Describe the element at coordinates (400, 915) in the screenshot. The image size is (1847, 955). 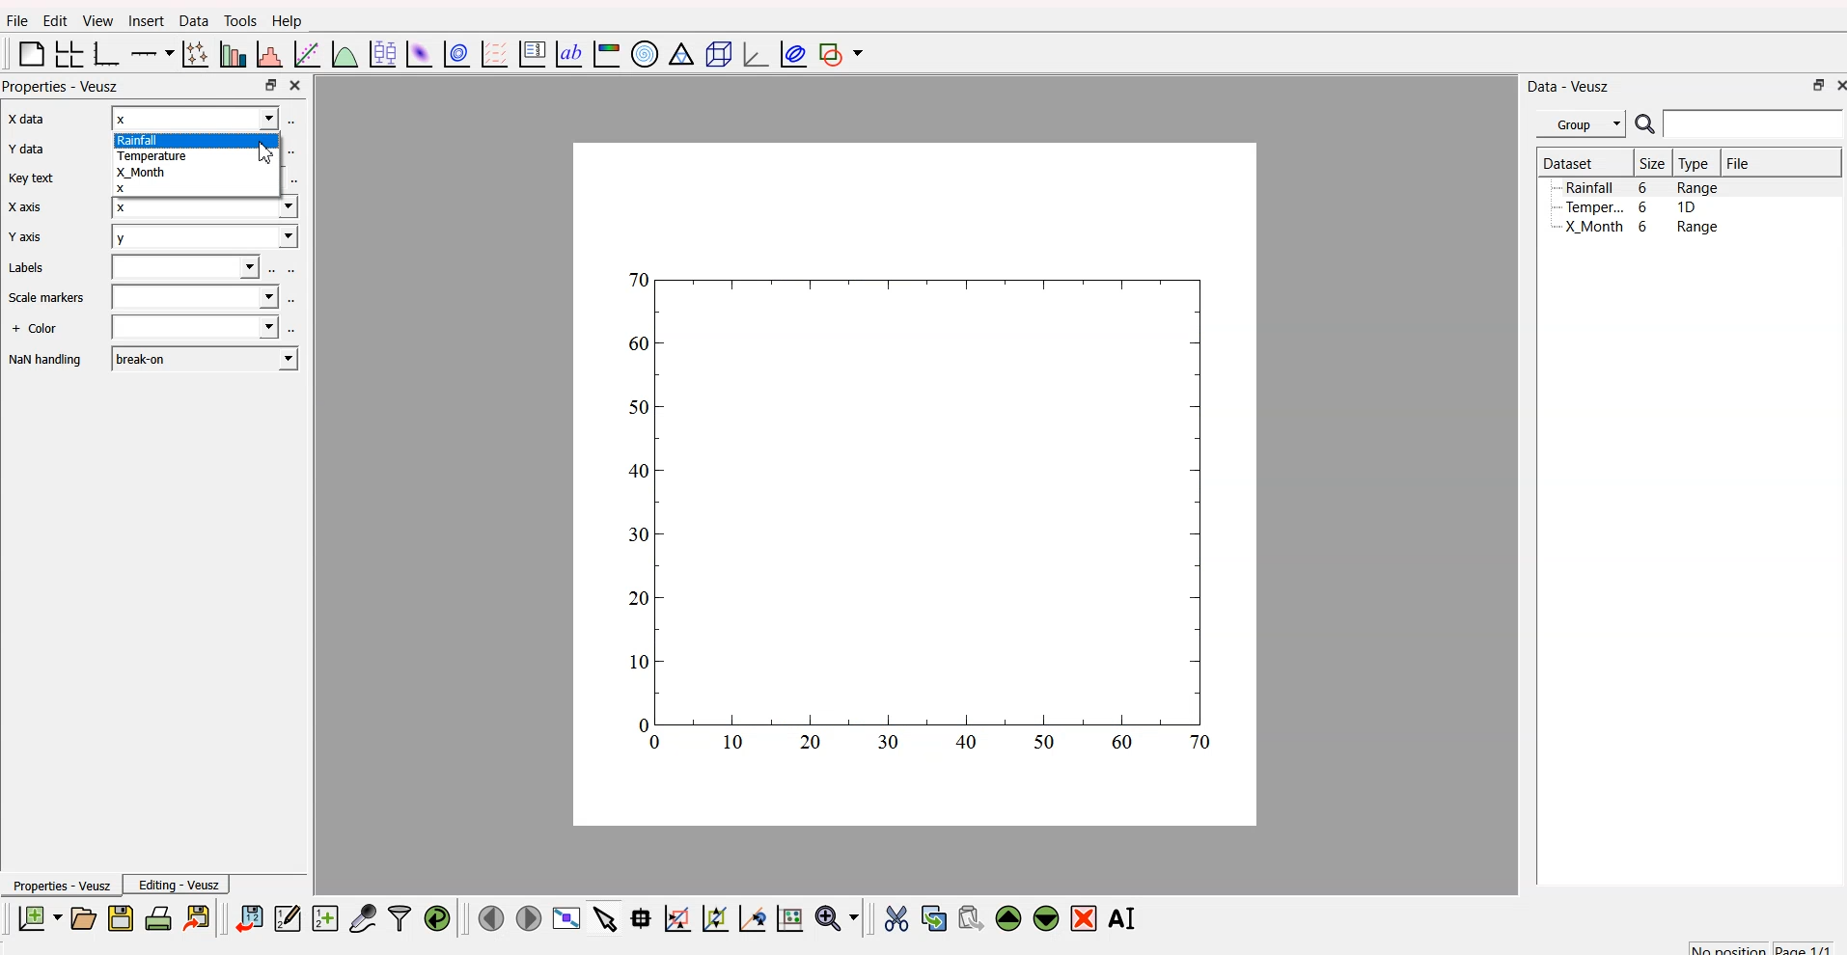
I see `filter data` at that location.